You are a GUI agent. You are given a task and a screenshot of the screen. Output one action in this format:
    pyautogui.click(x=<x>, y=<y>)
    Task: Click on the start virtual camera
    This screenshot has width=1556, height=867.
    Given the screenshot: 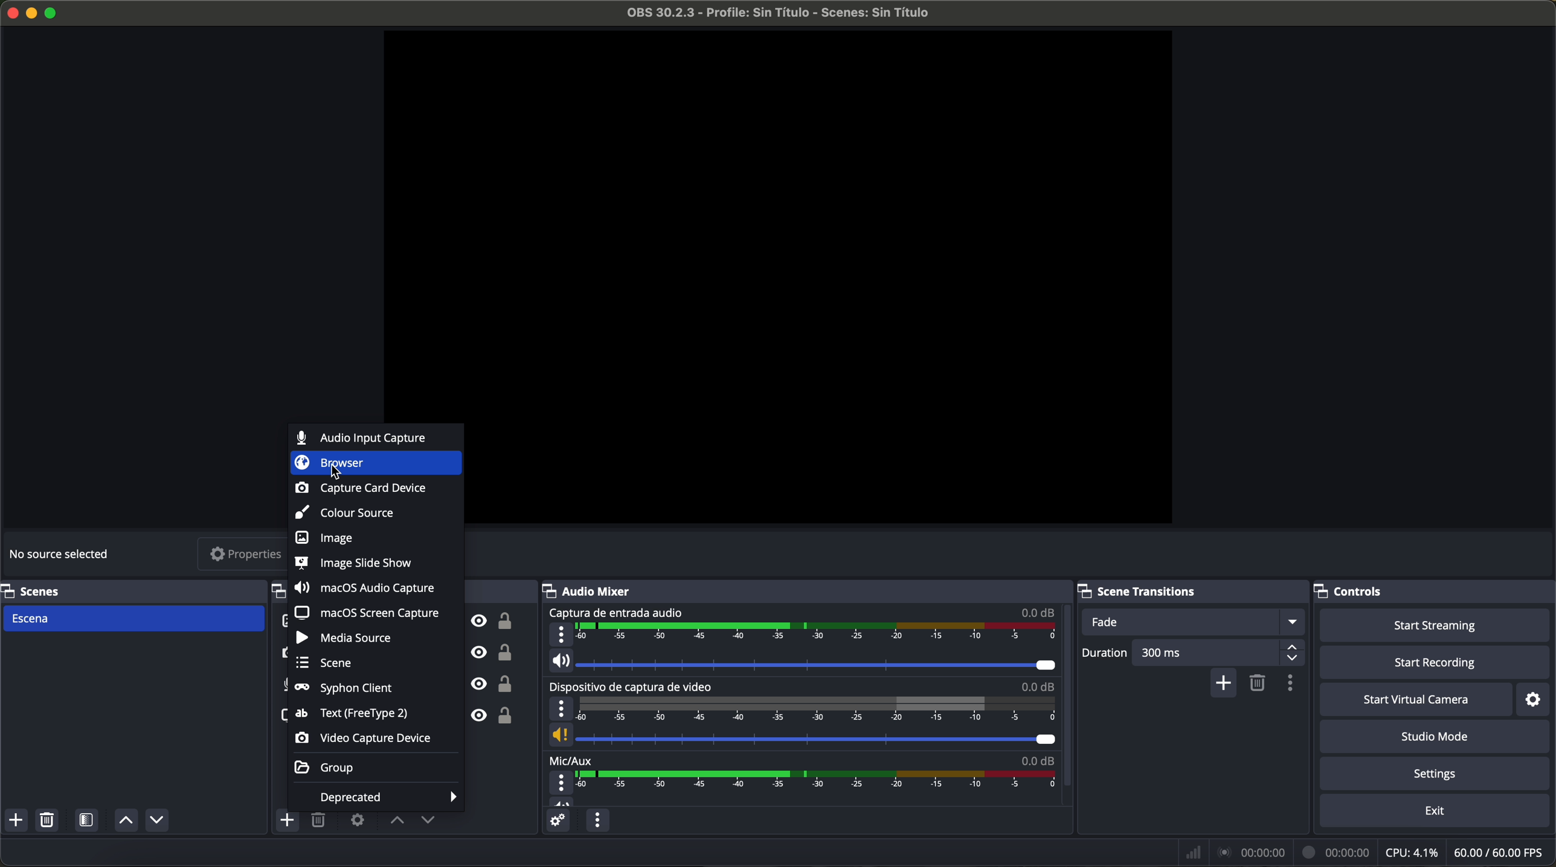 What is the action you would take?
    pyautogui.click(x=1418, y=700)
    